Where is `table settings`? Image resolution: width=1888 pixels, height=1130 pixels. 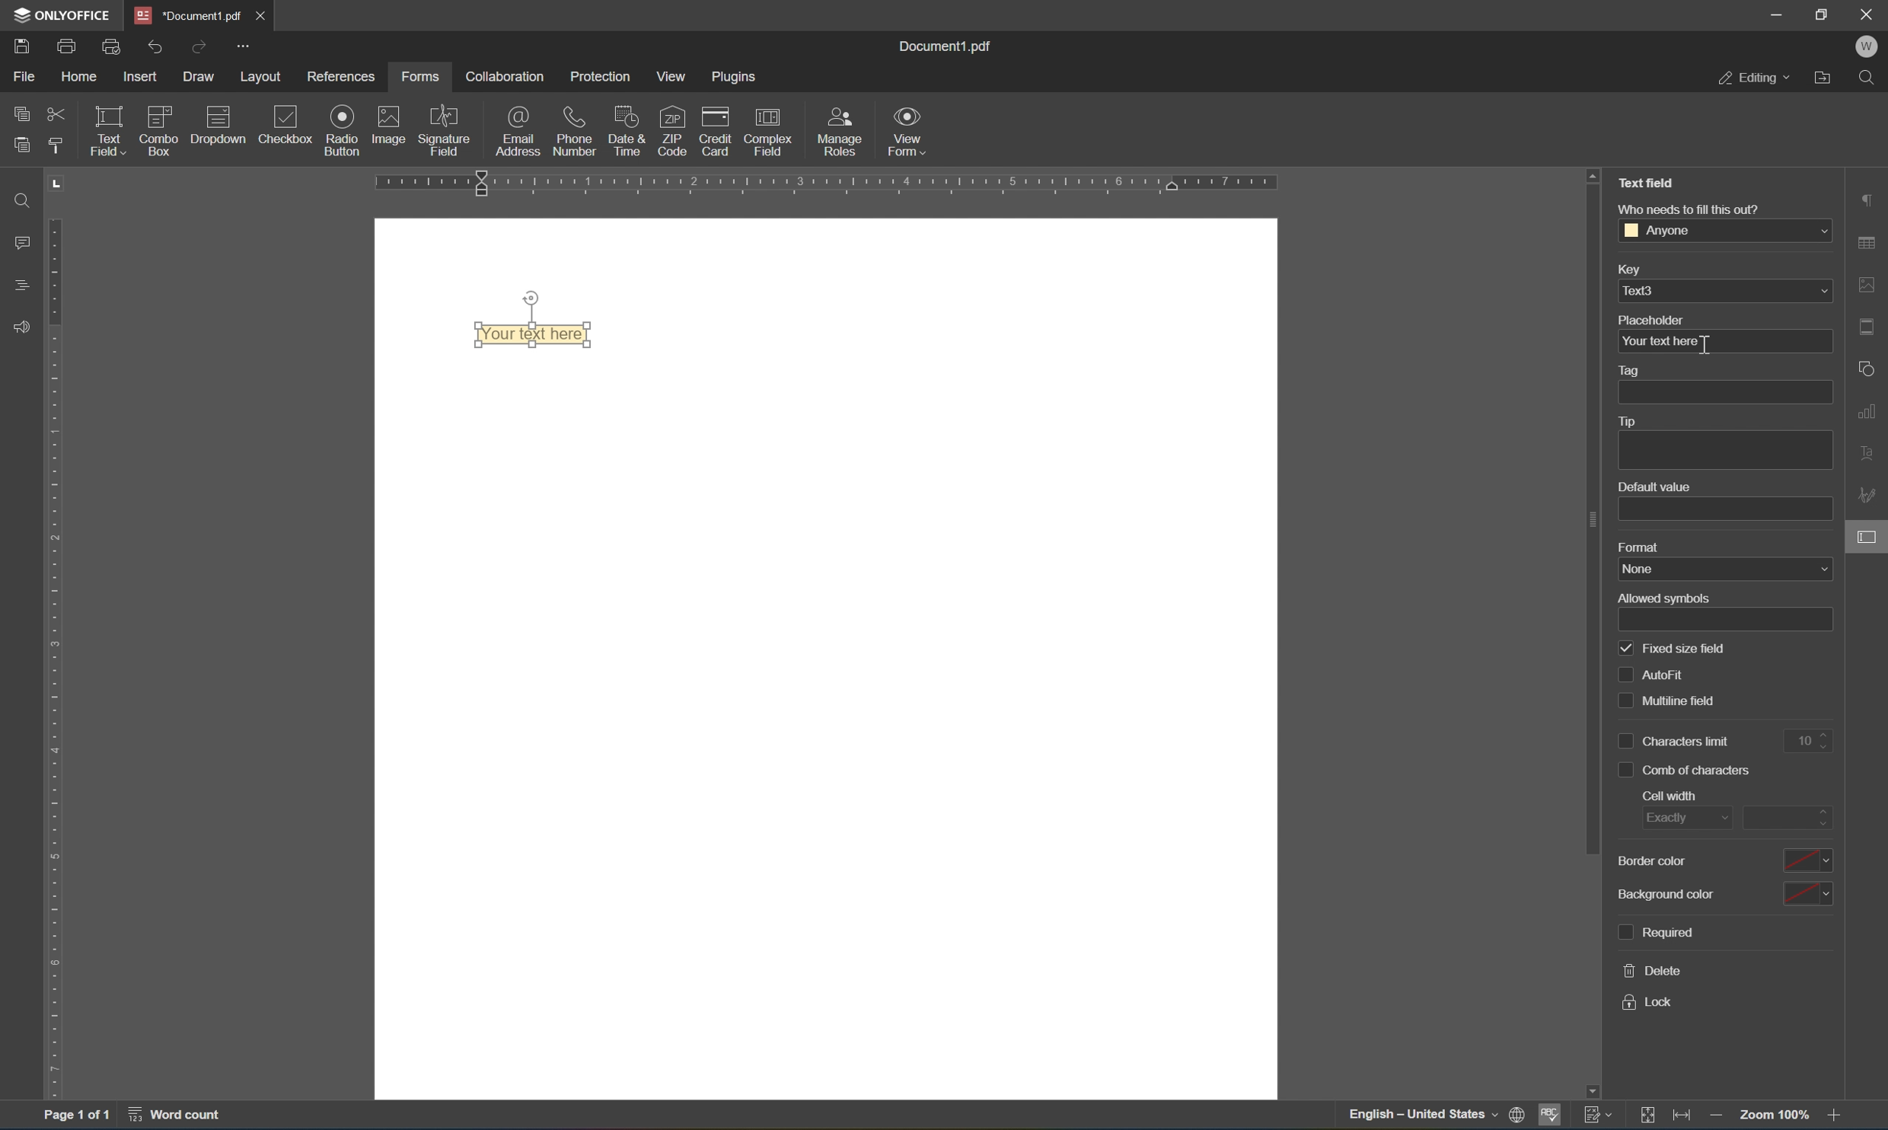
table settings is located at coordinates (1869, 244).